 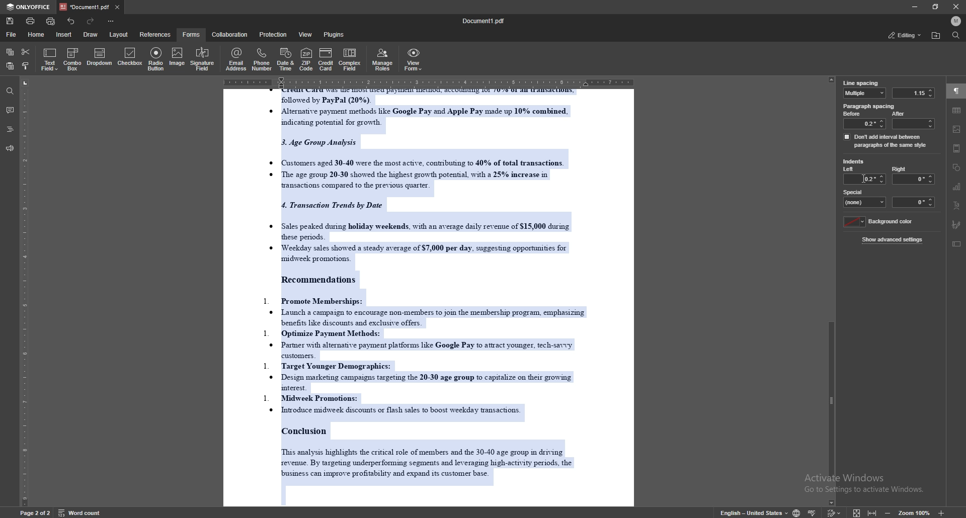 I want to click on cursor, so click(x=864, y=179).